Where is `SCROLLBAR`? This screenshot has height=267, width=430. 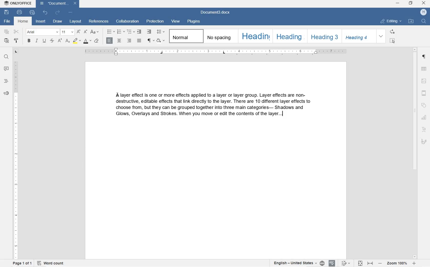 SCROLLBAR is located at coordinates (414, 153).